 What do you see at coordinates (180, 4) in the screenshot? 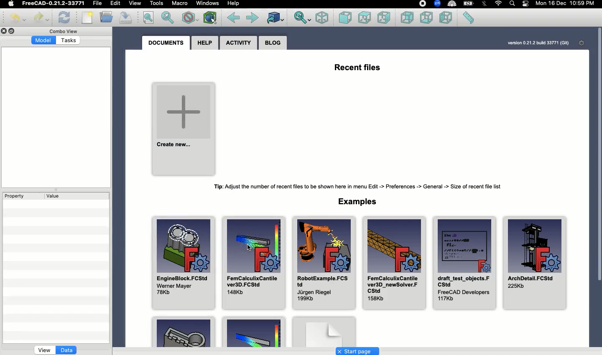
I see `Macro` at bounding box center [180, 4].